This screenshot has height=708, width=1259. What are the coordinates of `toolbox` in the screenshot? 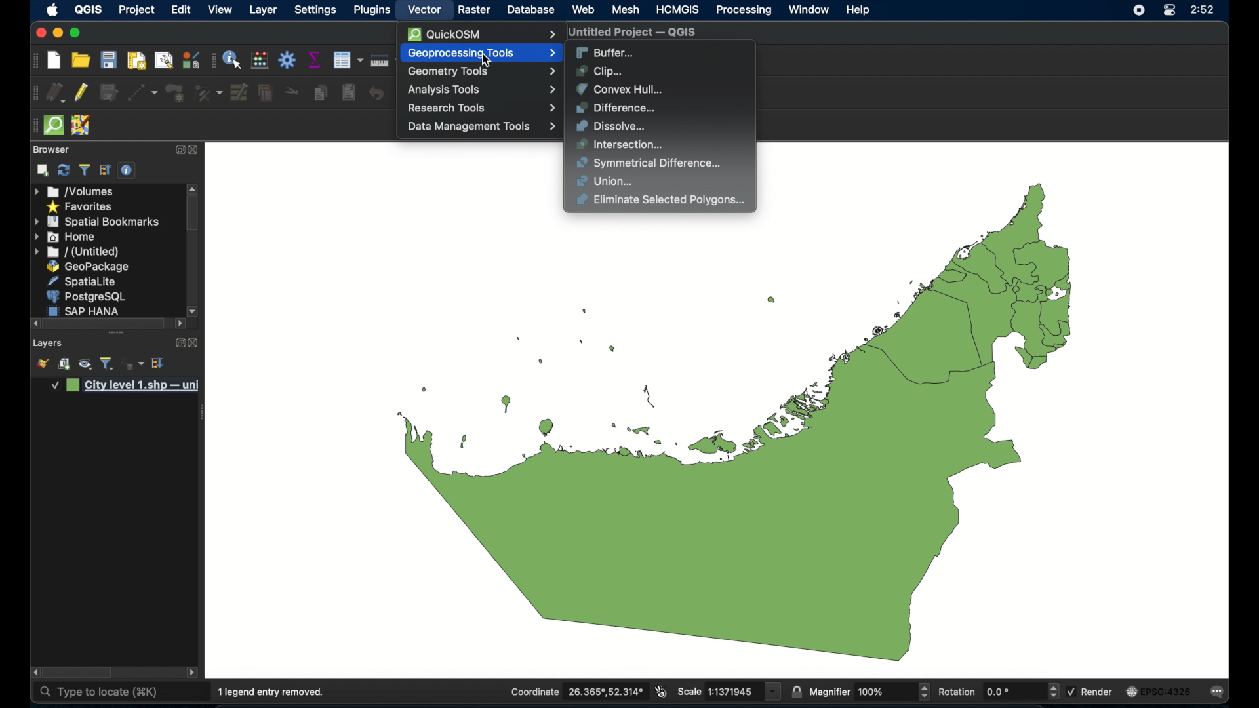 It's located at (288, 60).